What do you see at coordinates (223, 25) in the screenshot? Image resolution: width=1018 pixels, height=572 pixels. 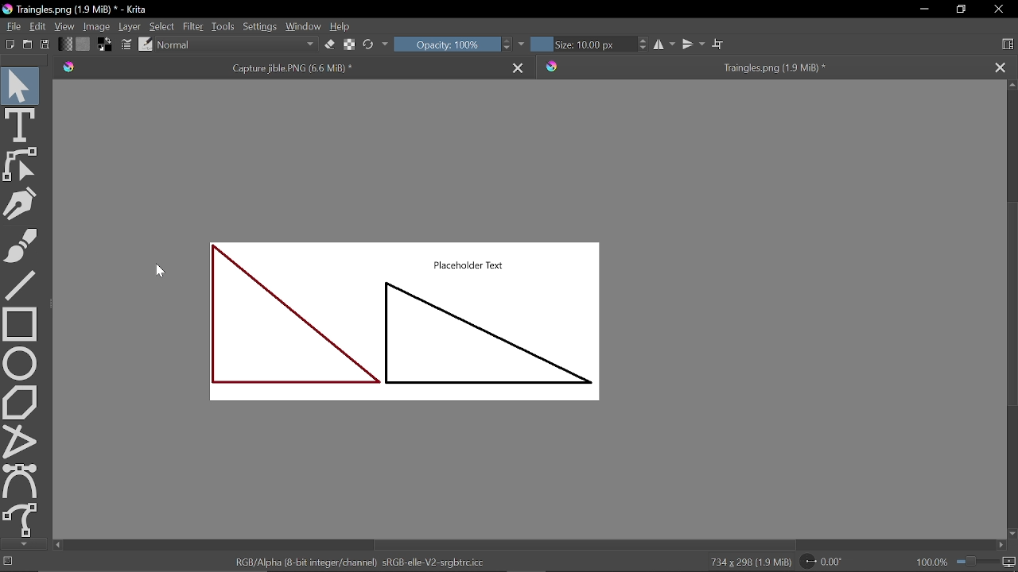 I see `Tools` at bounding box center [223, 25].